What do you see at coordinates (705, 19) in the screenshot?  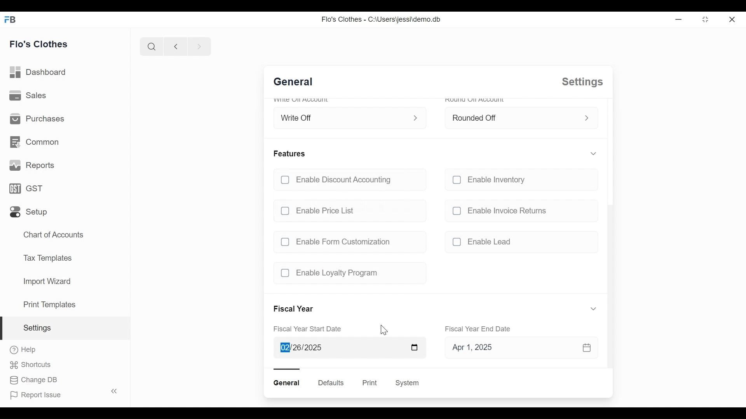 I see `Restore` at bounding box center [705, 19].